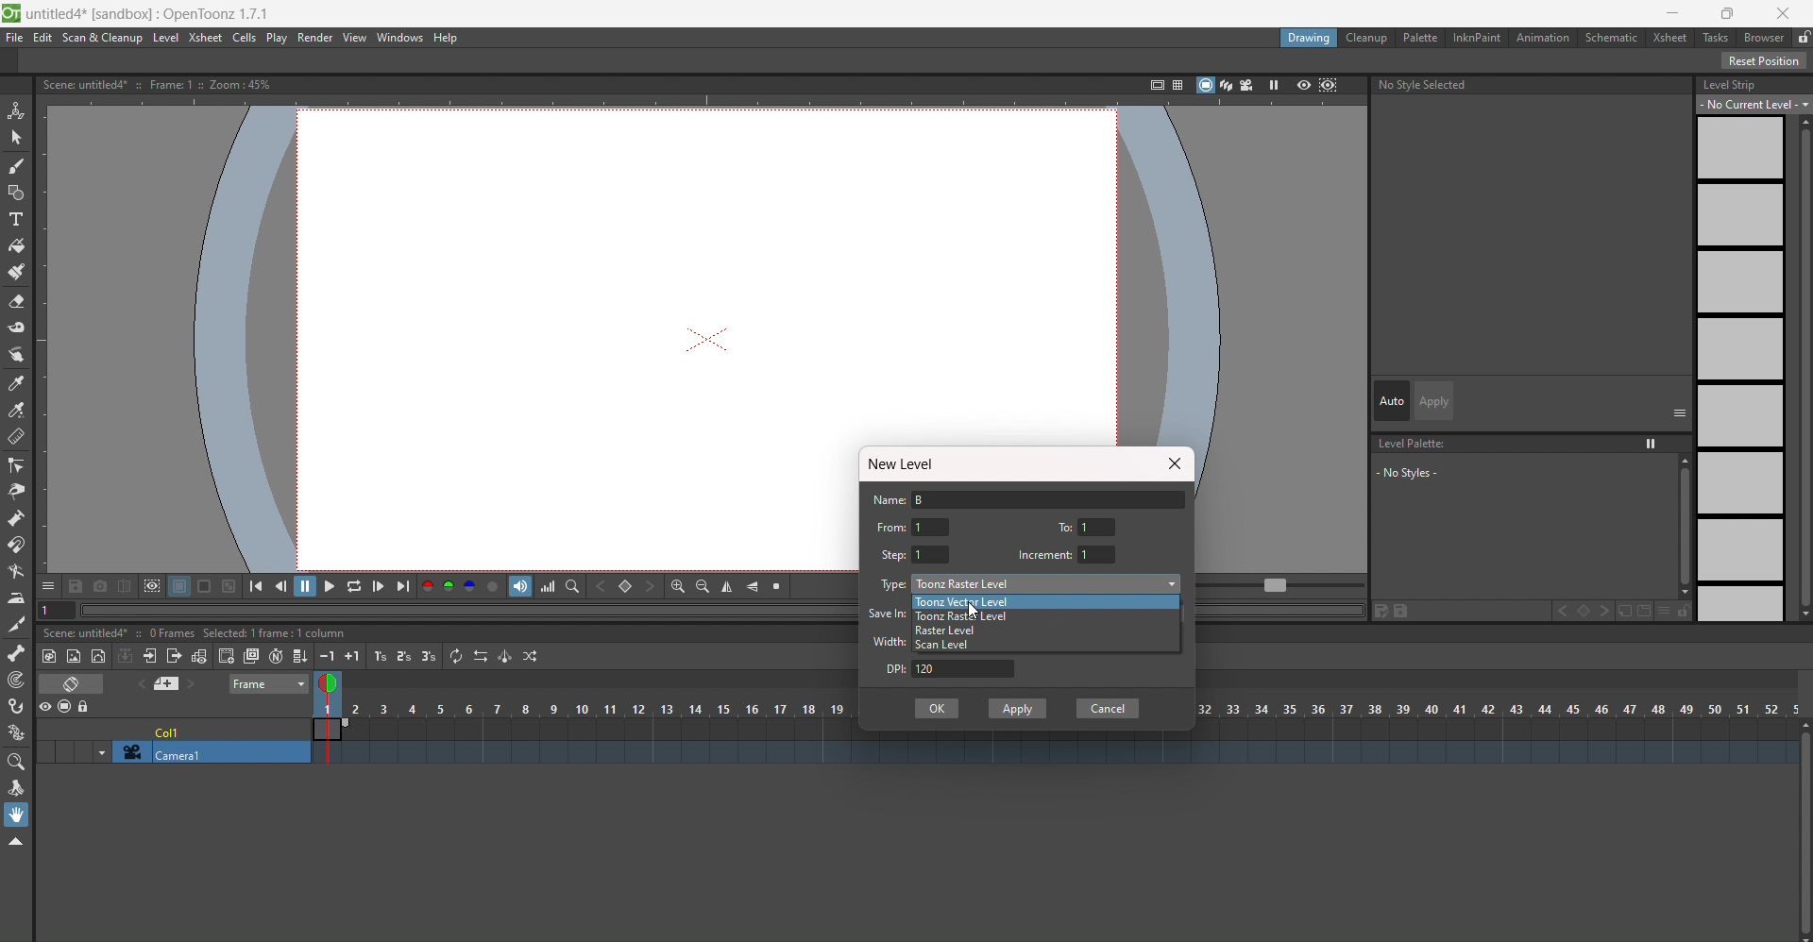 Image resolution: width=1813 pixels, height=942 pixels. What do you see at coordinates (937, 708) in the screenshot?
I see `ok` at bounding box center [937, 708].